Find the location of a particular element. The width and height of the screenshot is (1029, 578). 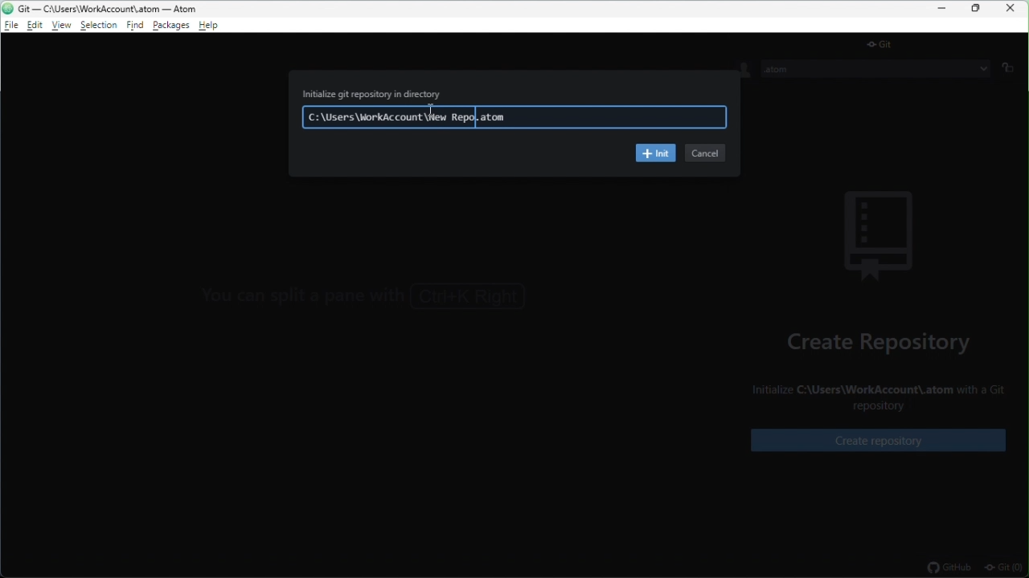

Initialize C:\Users\WorkAccount\.atom with a Git repository is located at coordinates (874, 393).